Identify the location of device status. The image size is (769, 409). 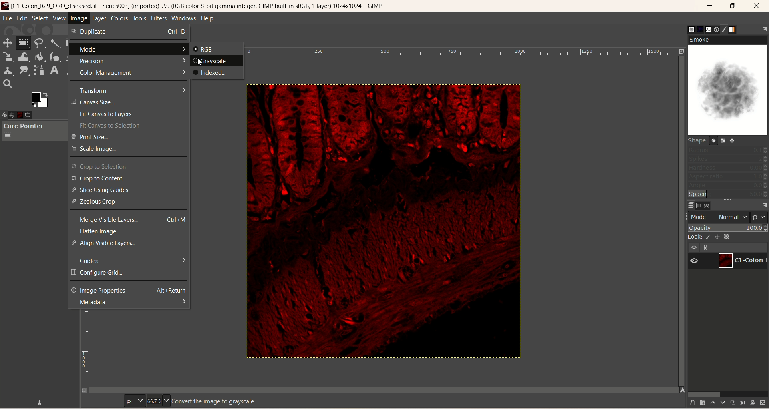
(5, 115).